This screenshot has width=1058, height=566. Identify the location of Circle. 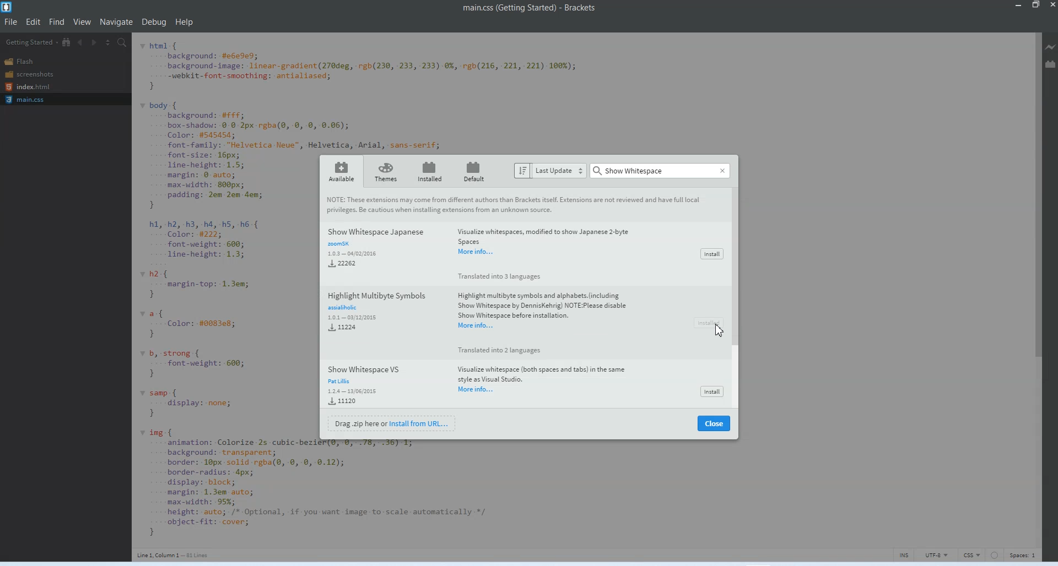
(996, 554).